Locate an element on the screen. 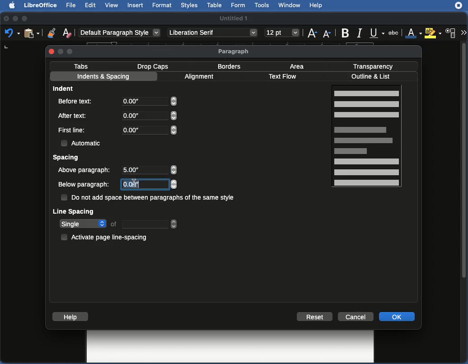  Apple logo is located at coordinates (9, 5).